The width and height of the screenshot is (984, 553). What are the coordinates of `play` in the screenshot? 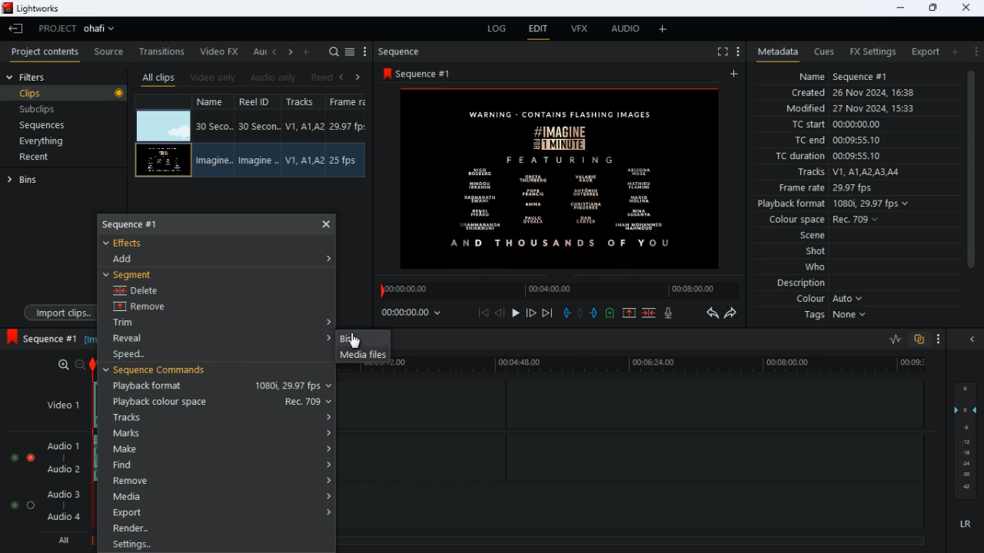 It's located at (517, 312).